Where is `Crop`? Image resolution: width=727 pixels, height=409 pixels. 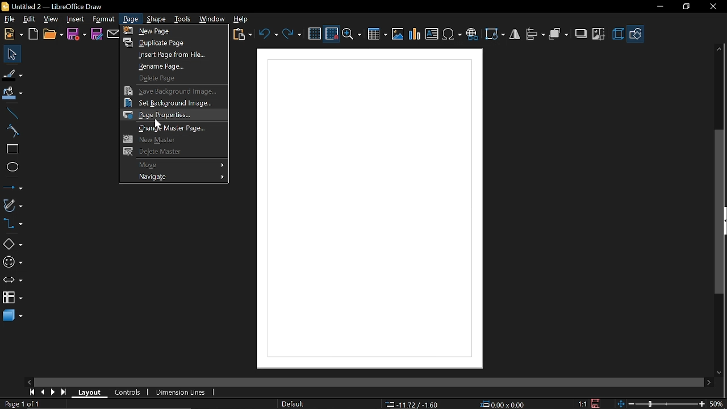
Crop is located at coordinates (599, 35).